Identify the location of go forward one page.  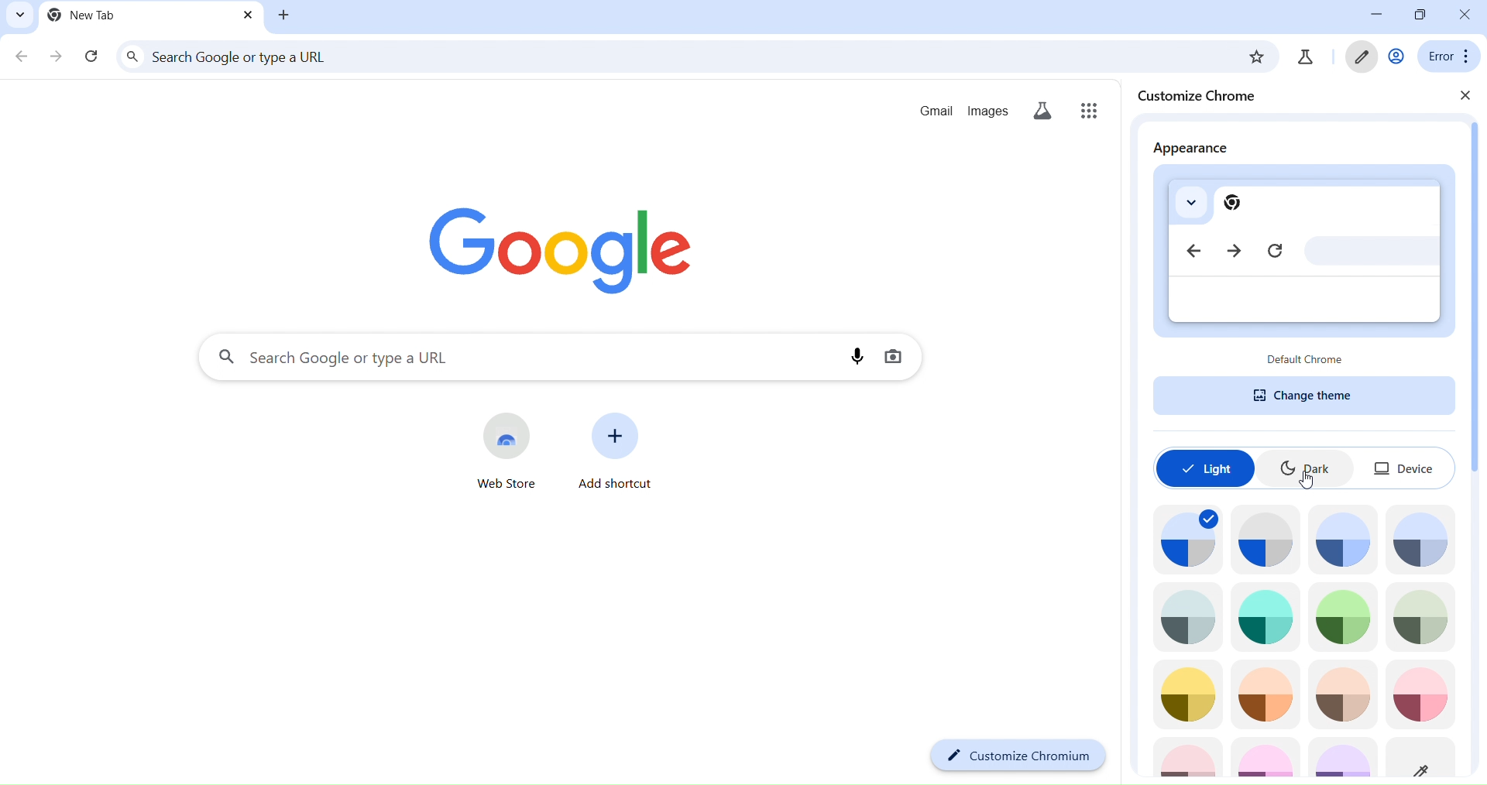
(59, 57).